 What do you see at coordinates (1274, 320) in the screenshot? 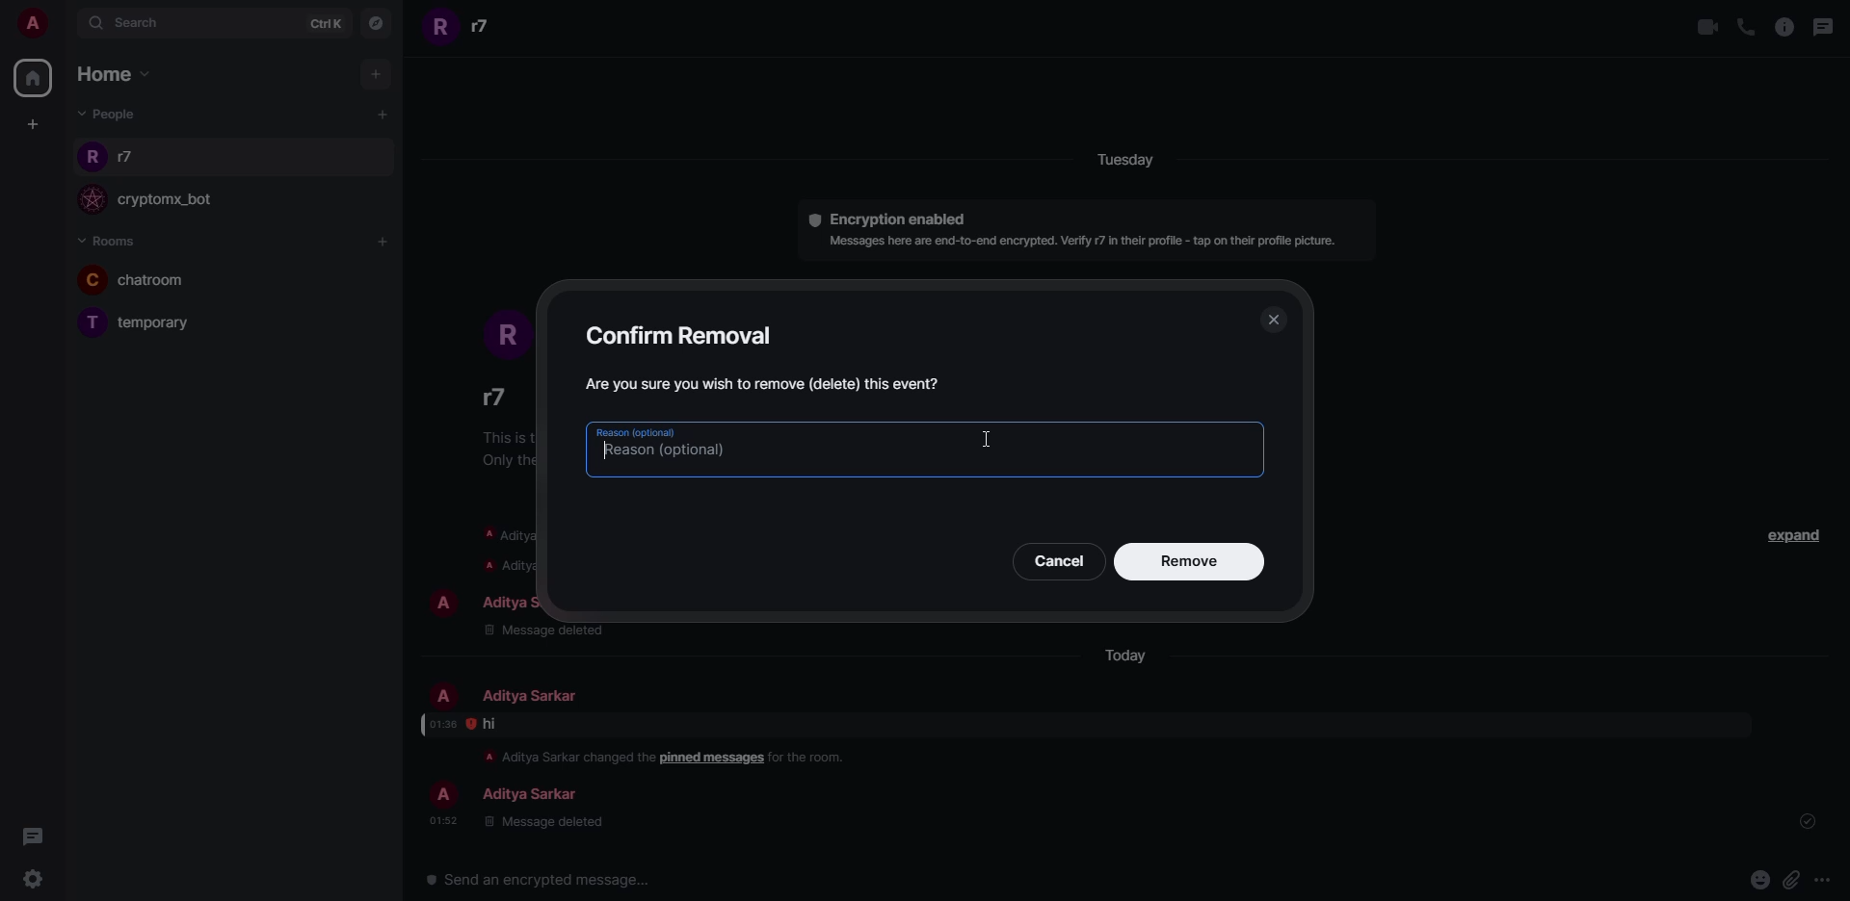
I see `close` at bounding box center [1274, 320].